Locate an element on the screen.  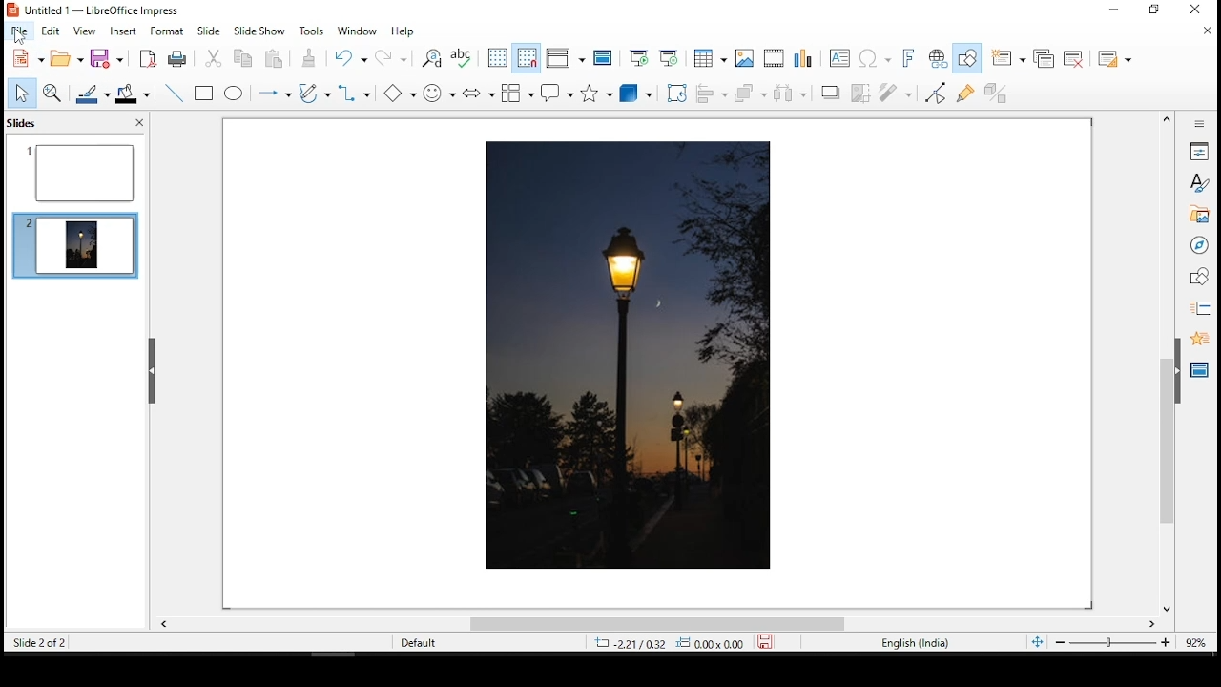
snap to grids is located at coordinates (526, 58).